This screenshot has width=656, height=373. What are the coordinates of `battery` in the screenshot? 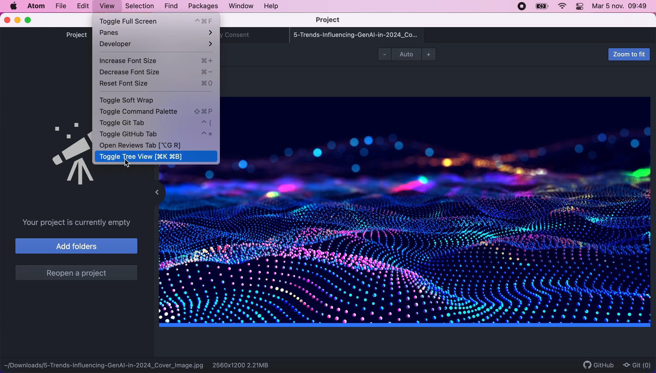 It's located at (541, 7).